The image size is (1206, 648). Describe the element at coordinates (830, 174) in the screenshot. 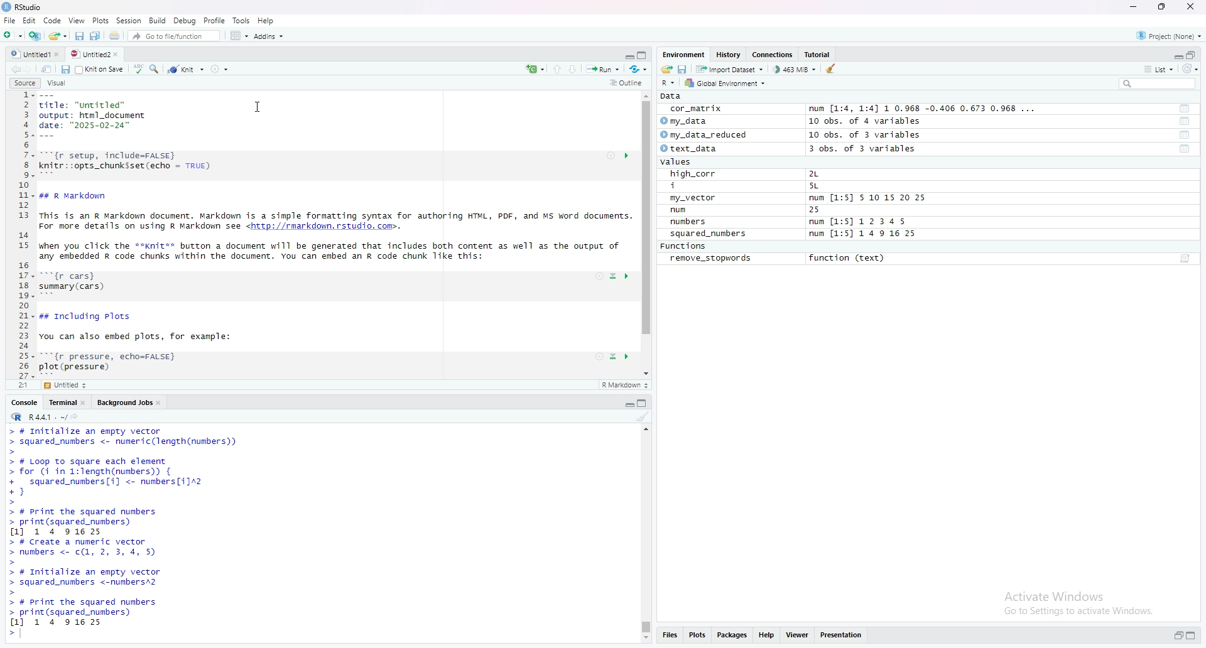

I see `2L` at that location.